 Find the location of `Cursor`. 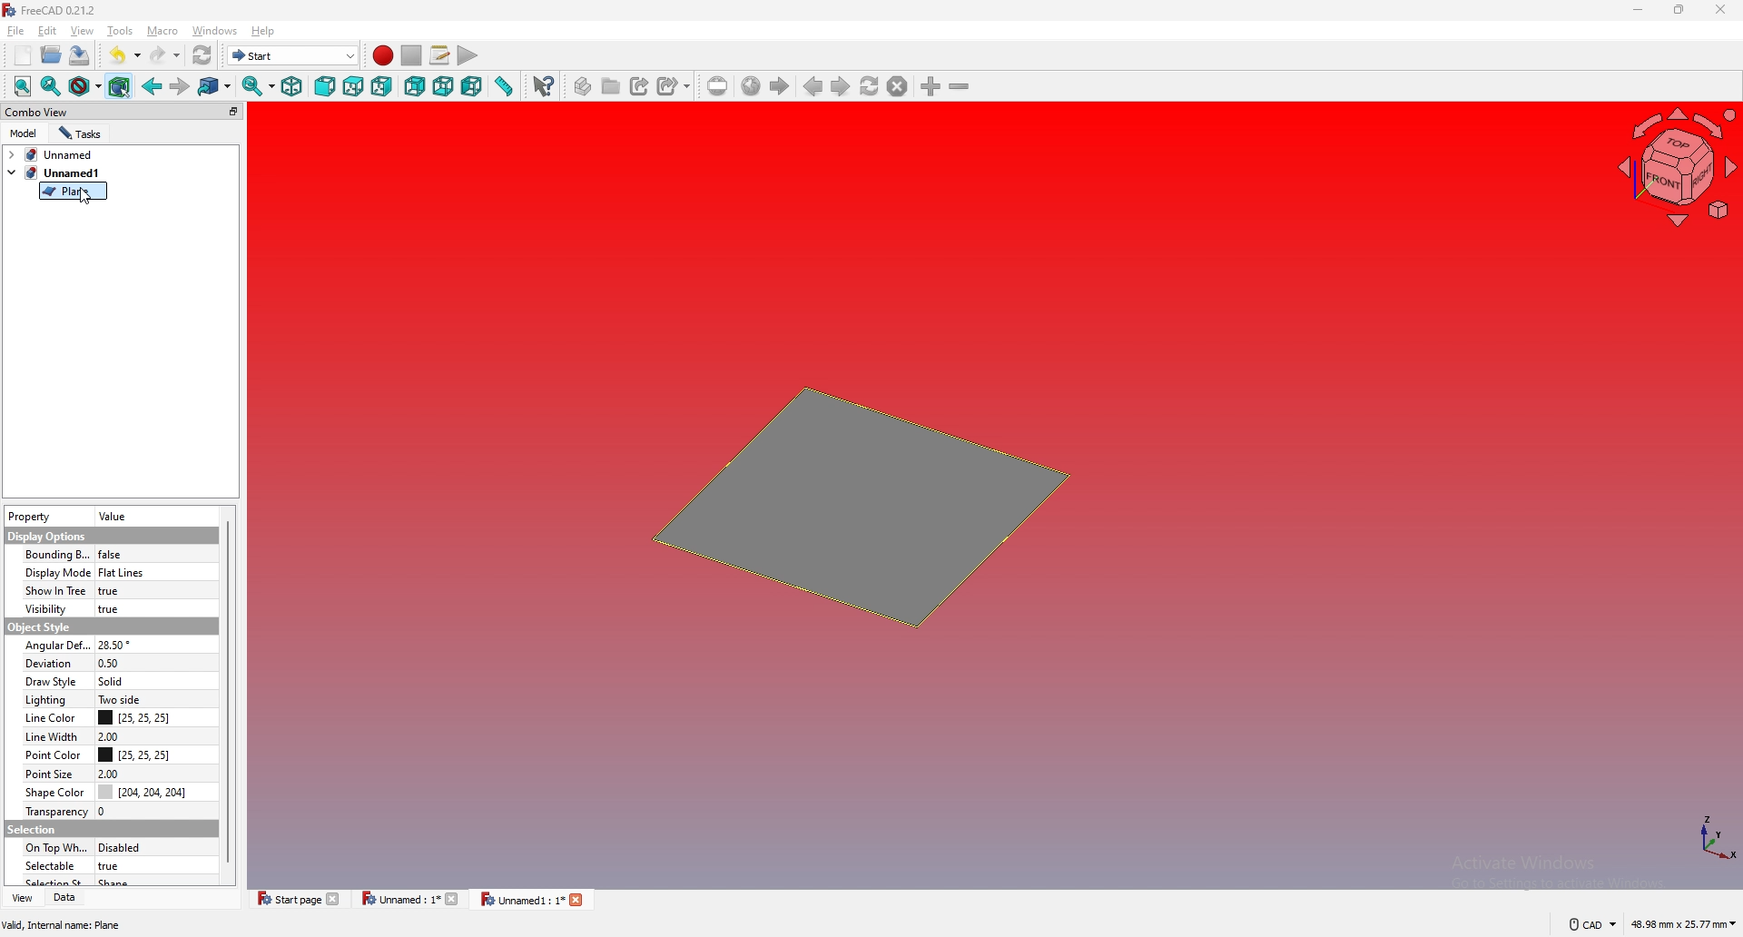

Cursor is located at coordinates (92, 198).